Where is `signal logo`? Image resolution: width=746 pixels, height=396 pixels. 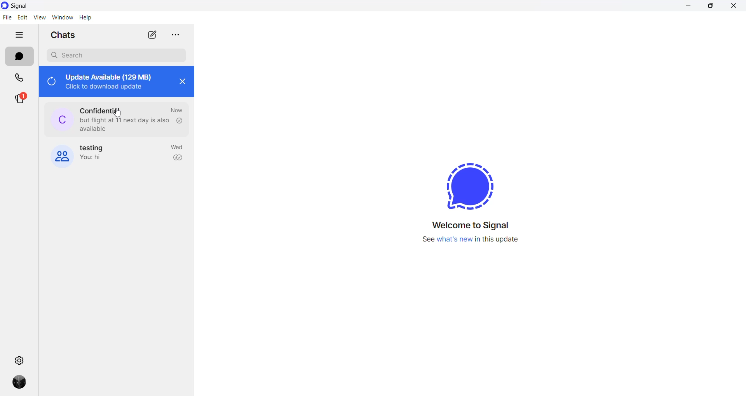
signal logo is located at coordinates (472, 178).